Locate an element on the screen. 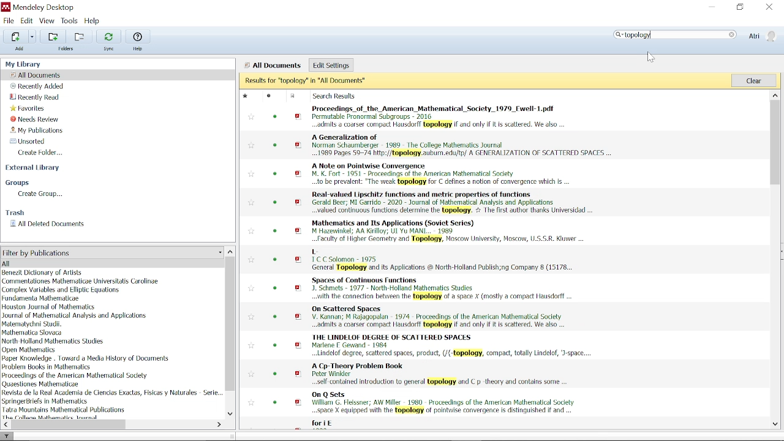 The width and height of the screenshot is (784, 441). All deleted documents is located at coordinates (48, 224).